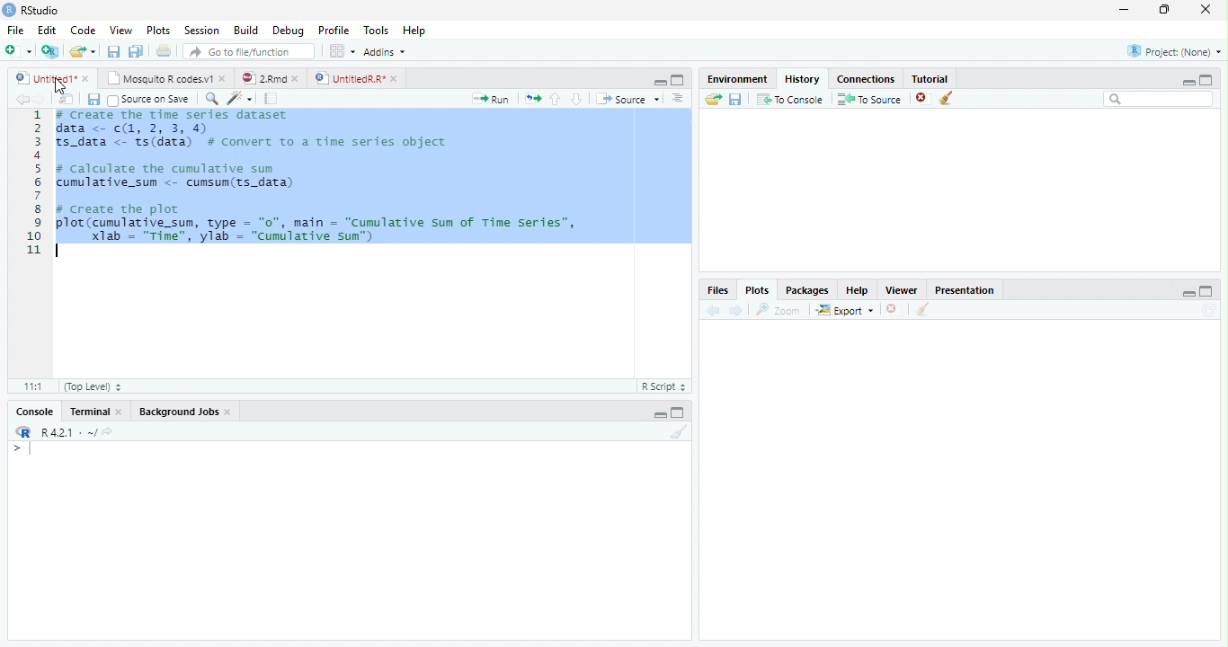  I want to click on 1:1, so click(30, 386).